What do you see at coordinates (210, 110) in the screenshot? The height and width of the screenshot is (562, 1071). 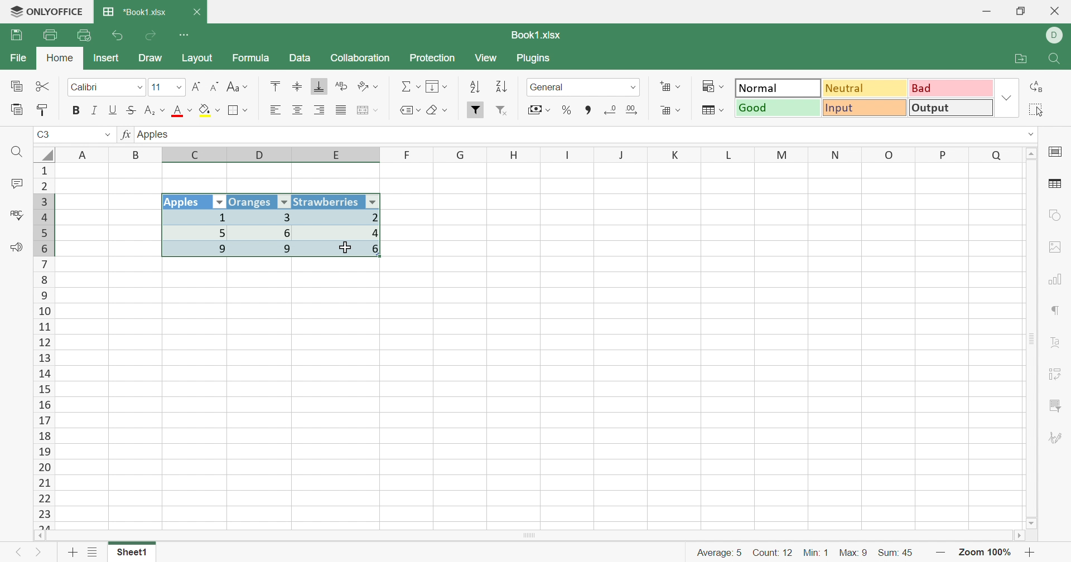 I see `Fill color` at bounding box center [210, 110].